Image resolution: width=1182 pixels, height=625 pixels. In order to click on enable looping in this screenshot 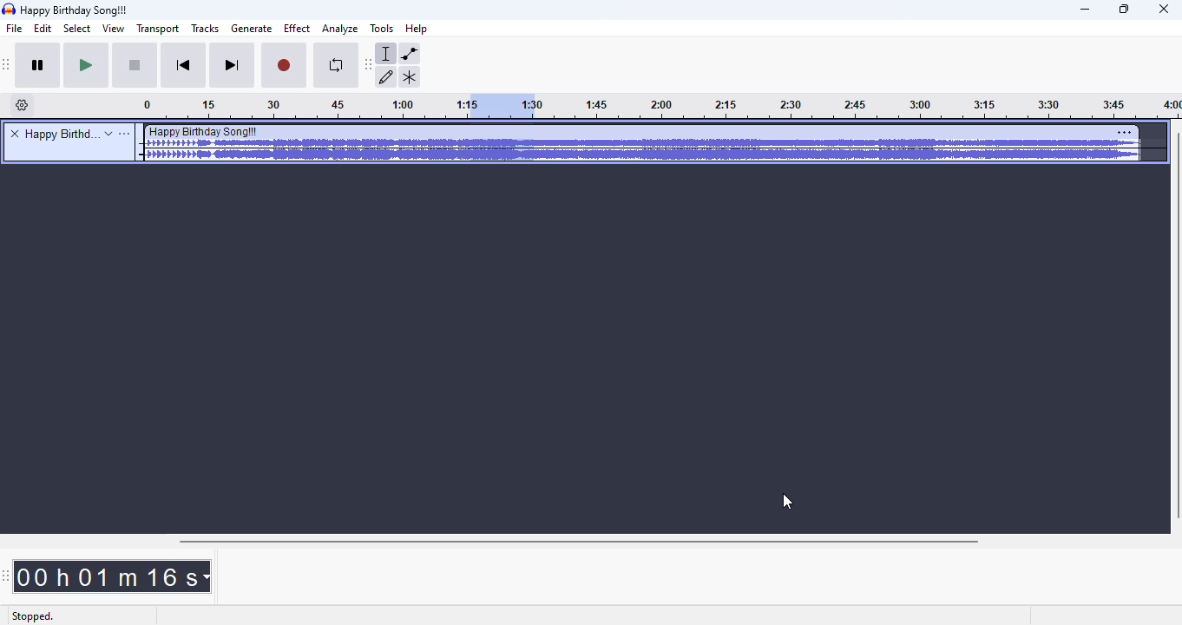, I will do `click(333, 67)`.